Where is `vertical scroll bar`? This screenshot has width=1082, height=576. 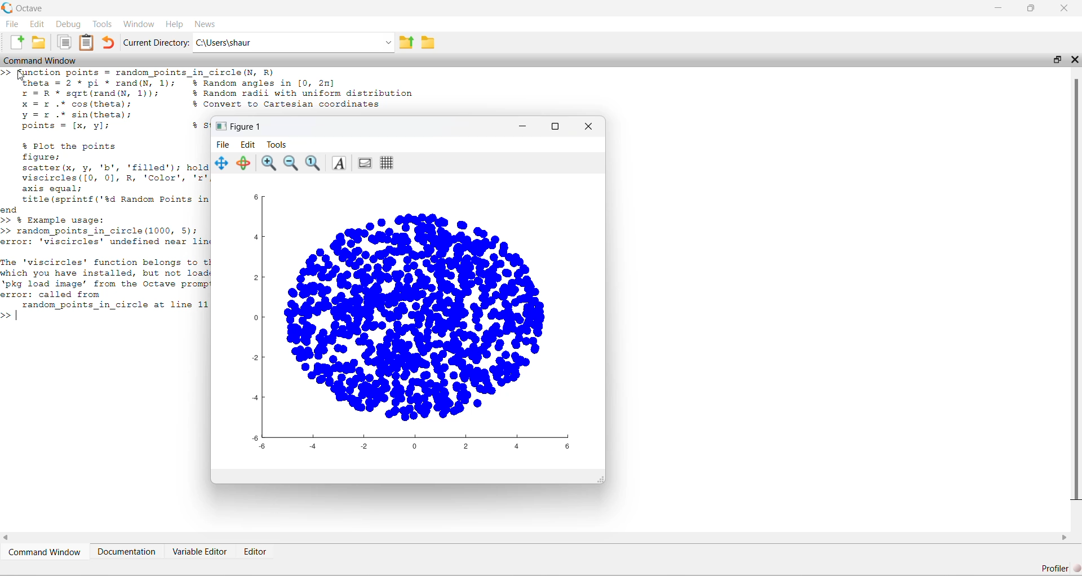 vertical scroll bar is located at coordinates (1075, 295).